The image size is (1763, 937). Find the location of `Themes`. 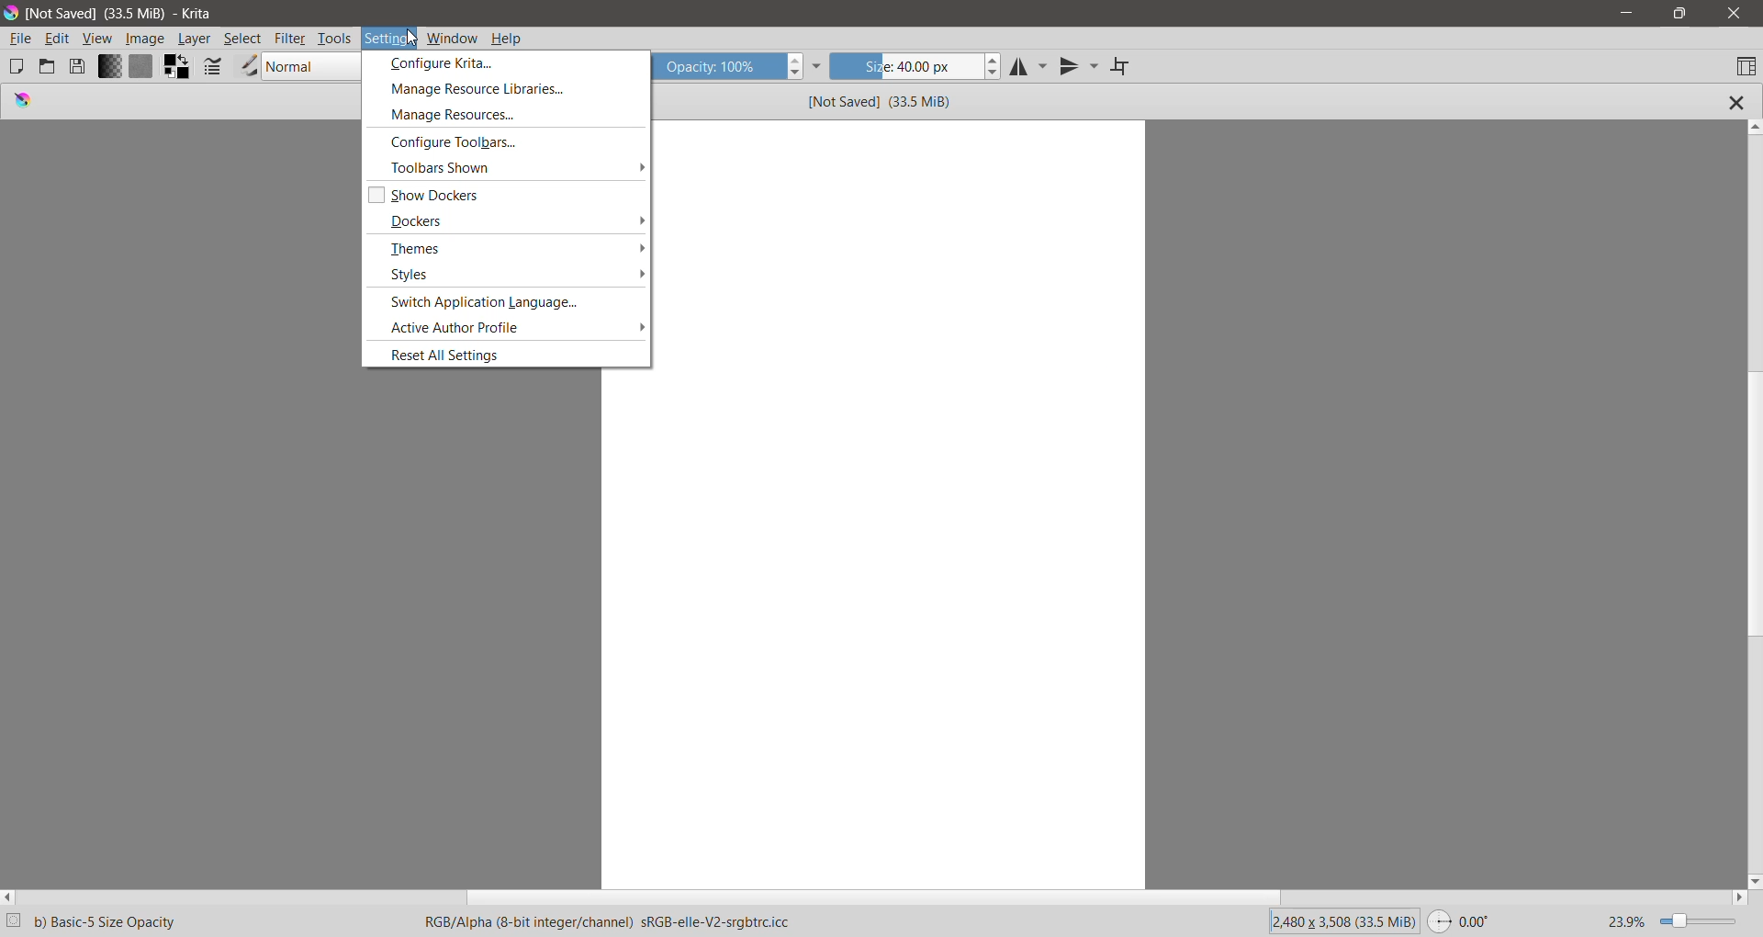

Themes is located at coordinates (514, 248).